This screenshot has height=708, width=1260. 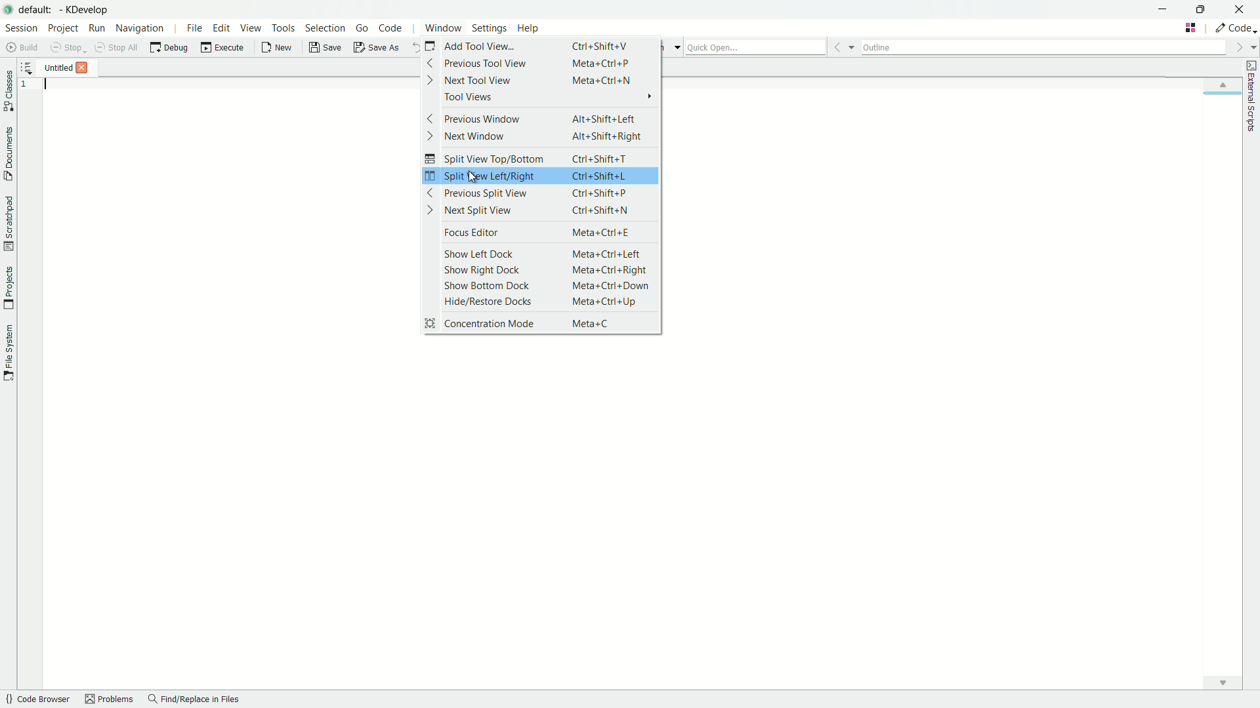 What do you see at coordinates (9, 92) in the screenshot?
I see `toggle classes` at bounding box center [9, 92].